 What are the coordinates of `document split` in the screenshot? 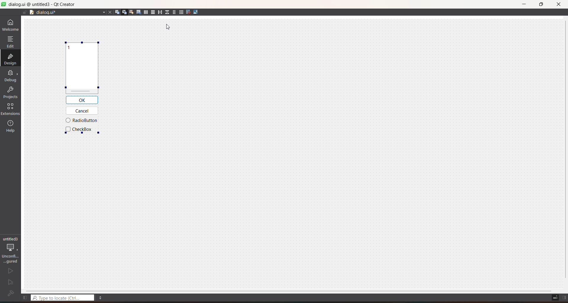 It's located at (31, 12).